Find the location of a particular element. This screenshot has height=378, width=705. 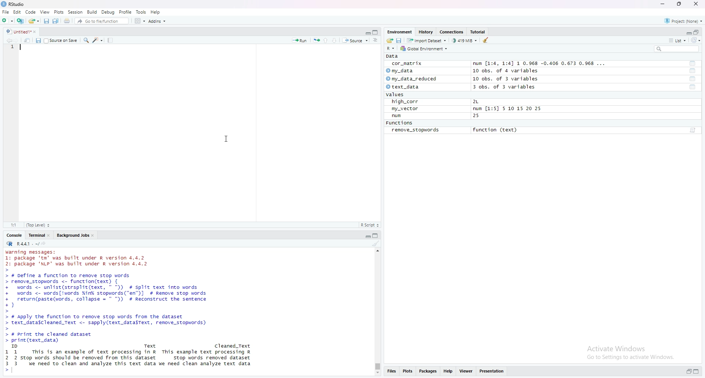

Plots is located at coordinates (58, 12).